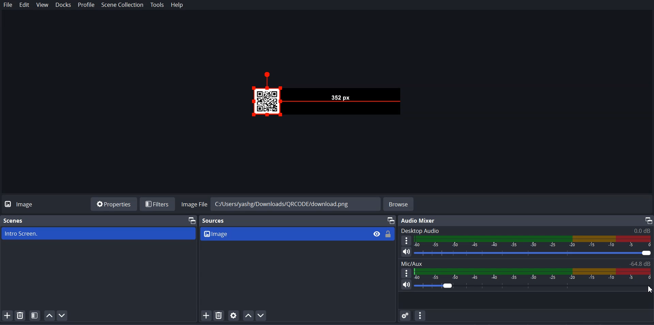 This screenshot has height=325, width=654. What do you see at coordinates (406, 240) in the screenshot?
I see `More` at bounding box center [406, 240].